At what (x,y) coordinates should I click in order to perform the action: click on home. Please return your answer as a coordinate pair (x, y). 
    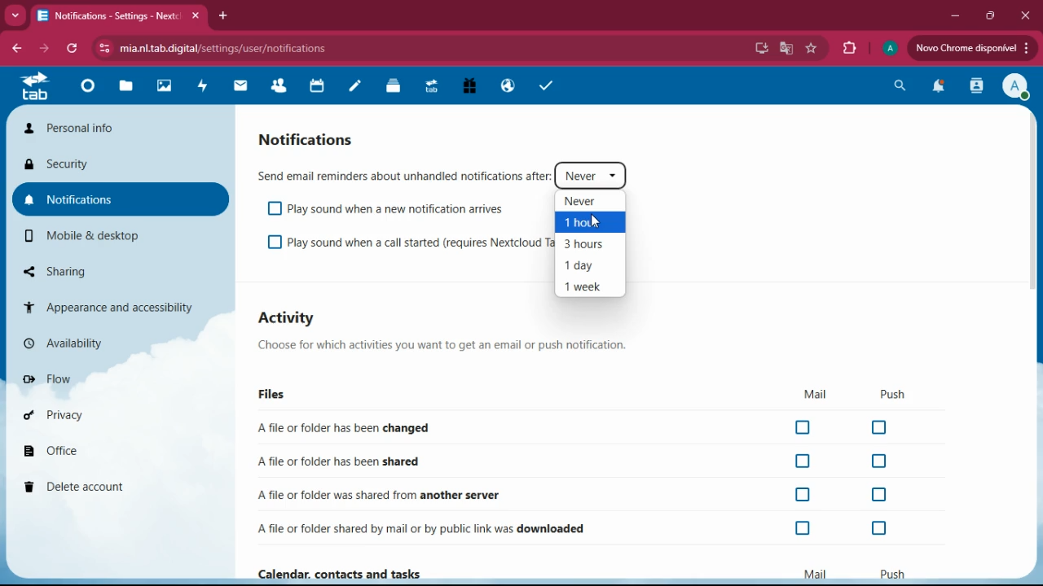
    Looking at the image, I should click on (90, 87).